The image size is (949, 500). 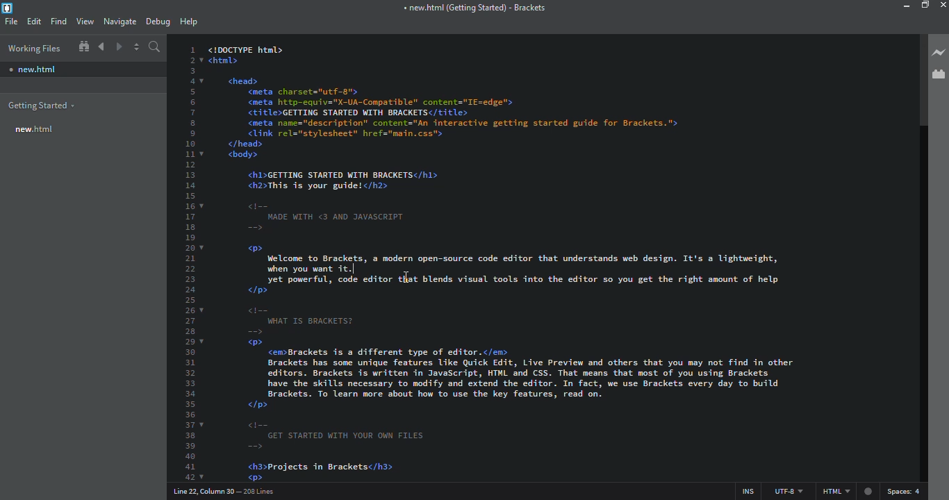 I want to click on spaces, so click(x=911, y=490).